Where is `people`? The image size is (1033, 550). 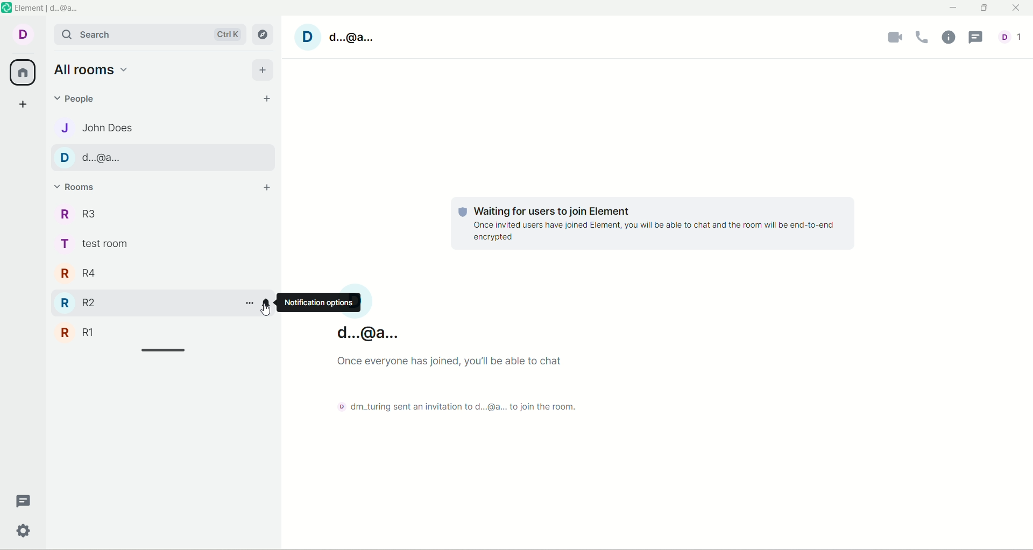
people is located at coordinates (100, 125).